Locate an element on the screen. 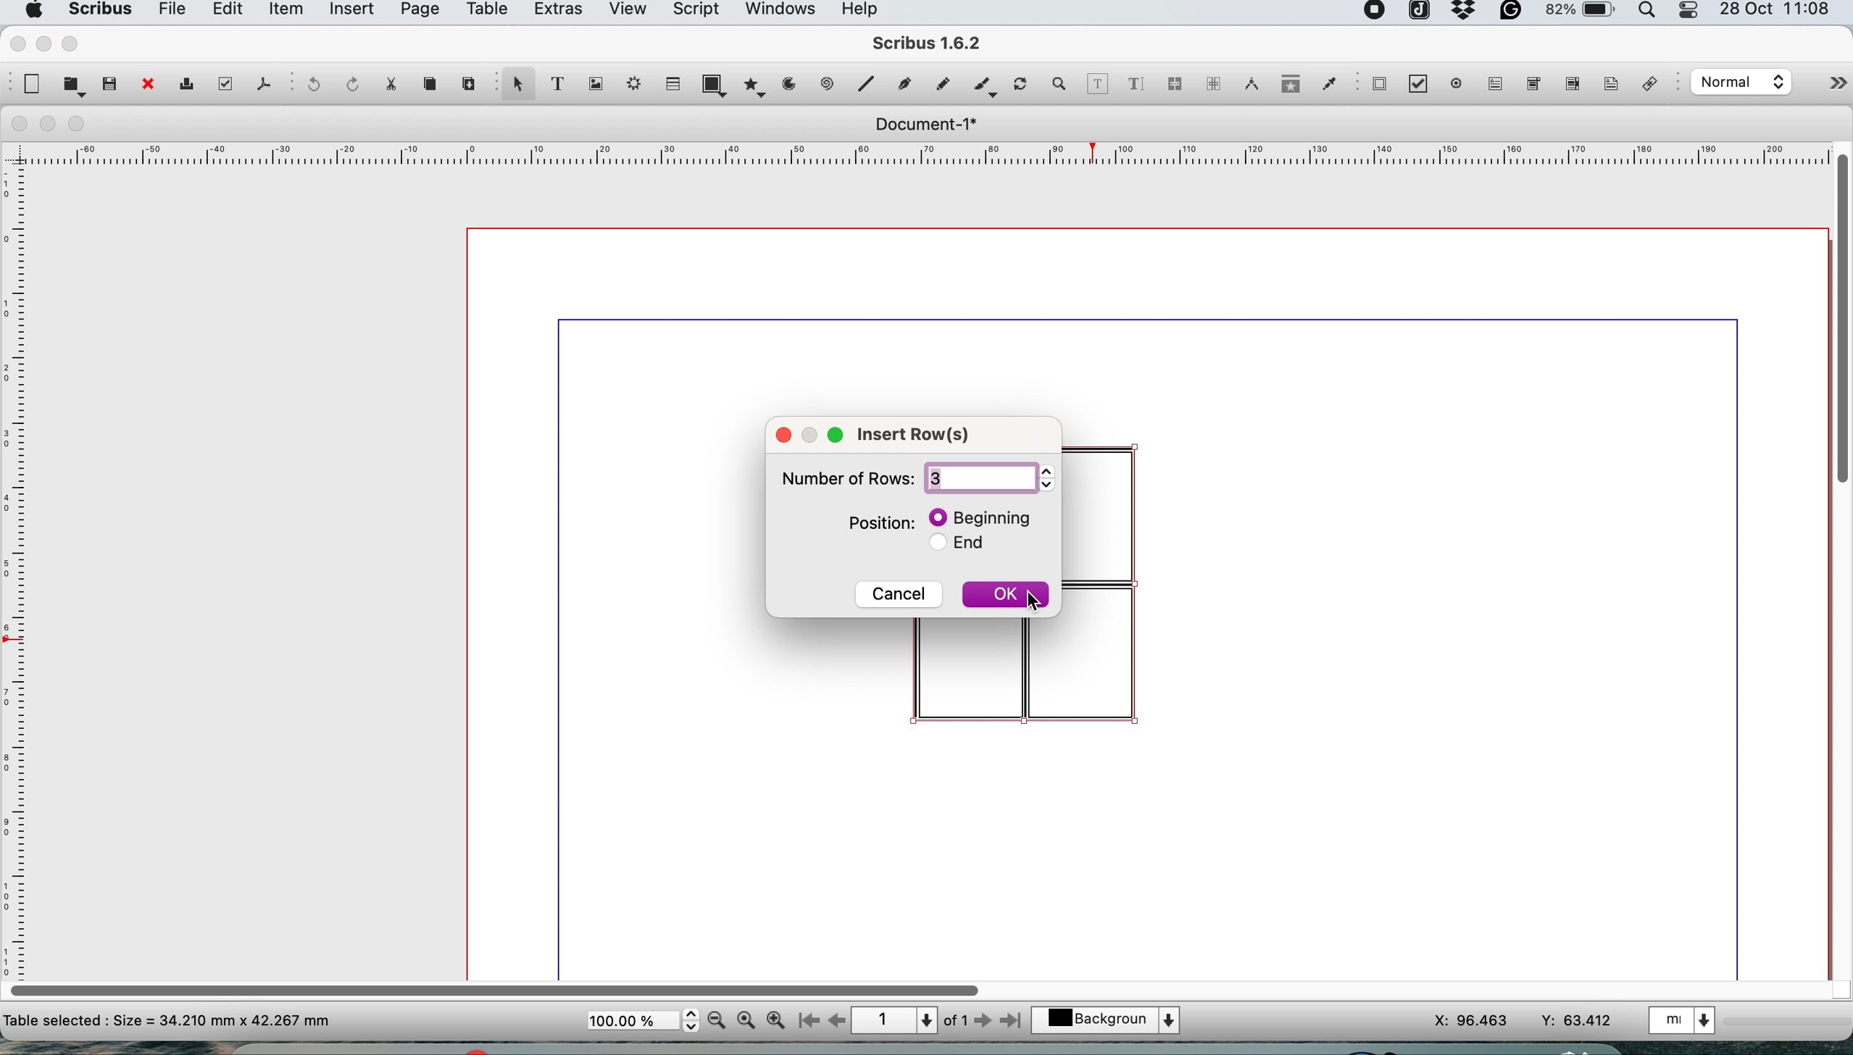 The width and height of the screenshot is (1853, 1055). zoom in is located at coordinates (777, 1020).